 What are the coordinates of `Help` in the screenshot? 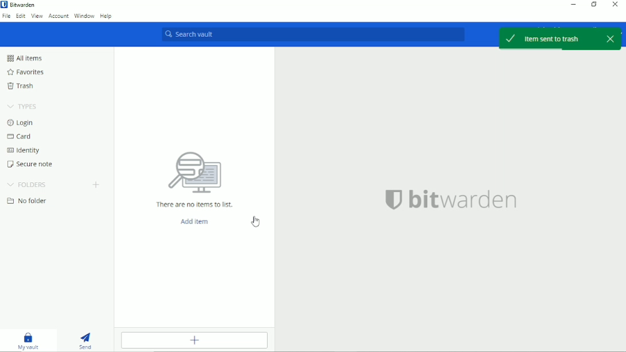 It's located at (107, 15).